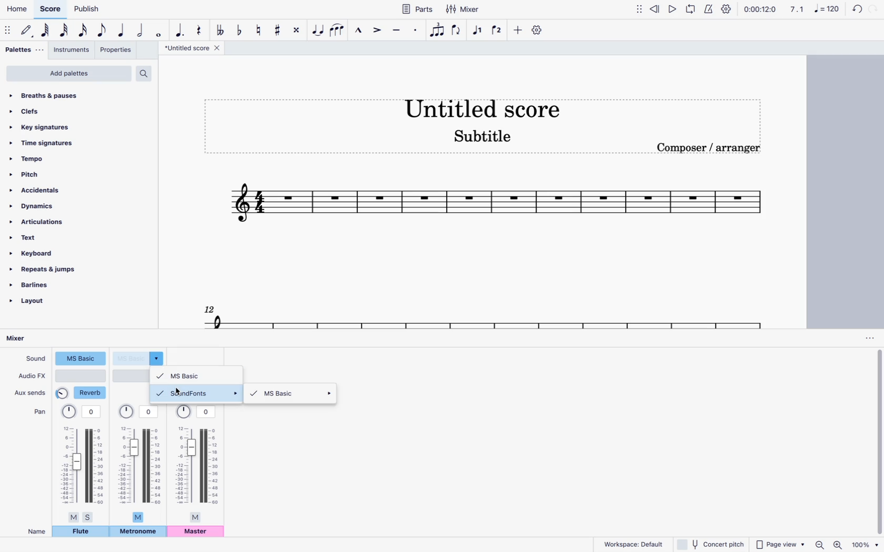 This screenshot has width=884, height=552. Describe the element at coordinates (86, 10) in the screenshot. I see `publish` at that location.